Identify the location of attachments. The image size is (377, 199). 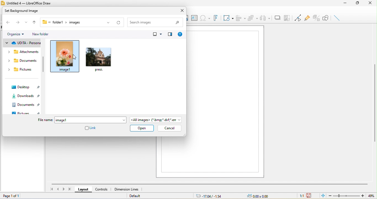
(23, 53).